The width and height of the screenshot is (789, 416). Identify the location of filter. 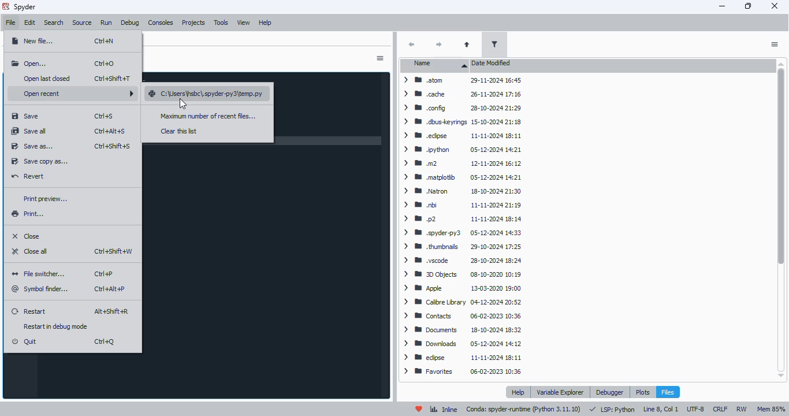
(495, 44).